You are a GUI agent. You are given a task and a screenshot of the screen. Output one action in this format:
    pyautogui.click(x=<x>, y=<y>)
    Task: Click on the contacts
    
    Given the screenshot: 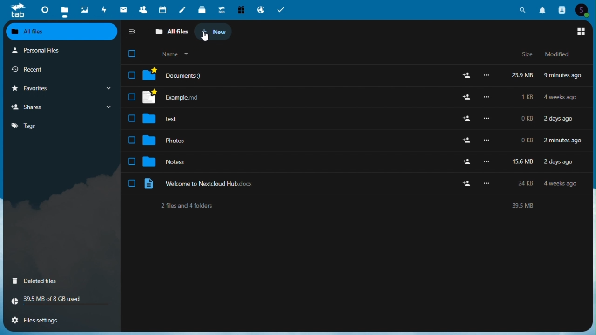 What is the action you would take?
    pyautogui.click(x=563, y=9)
    